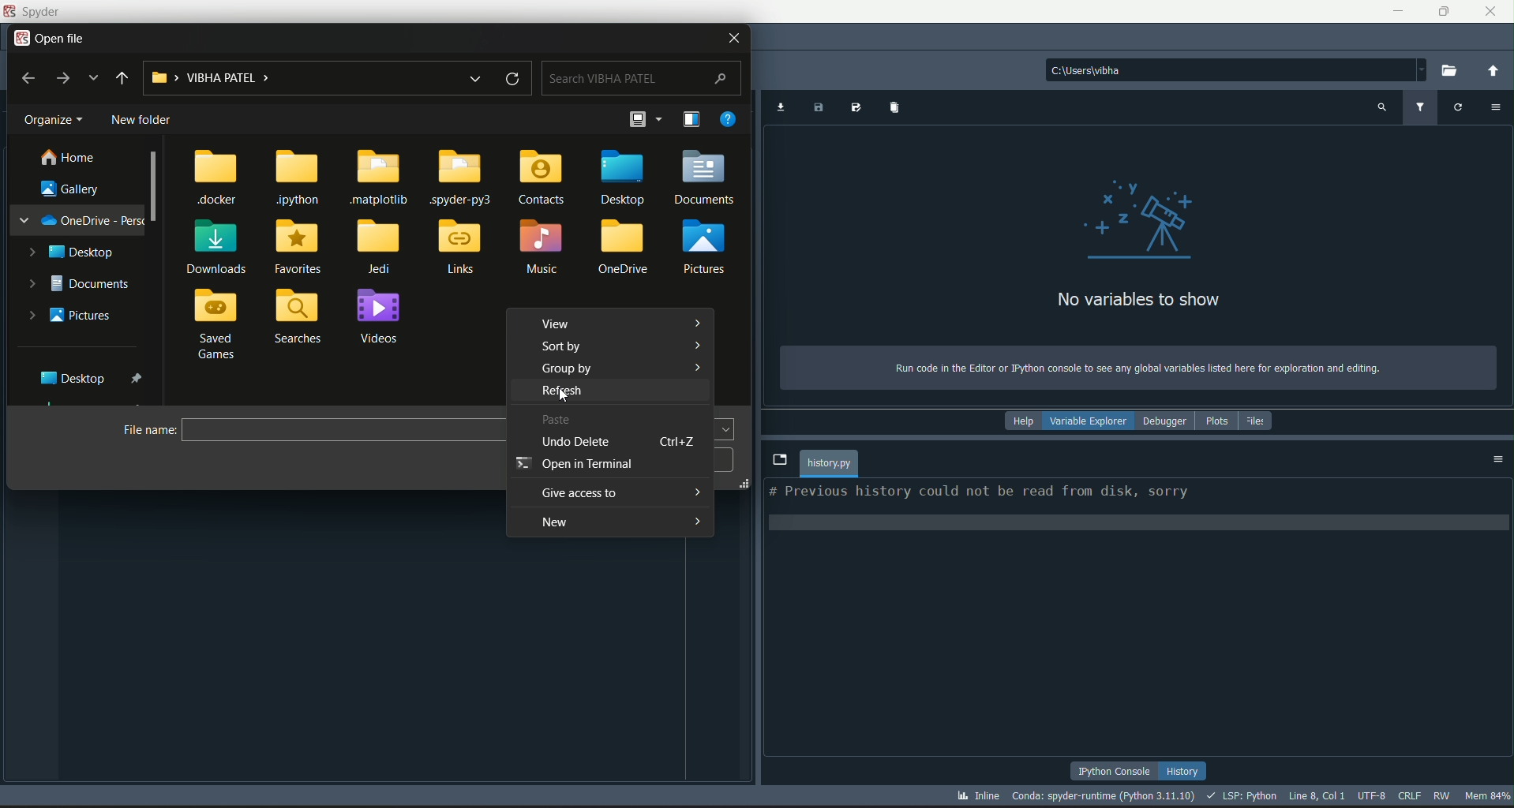 The height and width of the screenshot is (808, 1514). Describe the element at coordinates (1020, 421) in the screenshot. I see `help` at that location.